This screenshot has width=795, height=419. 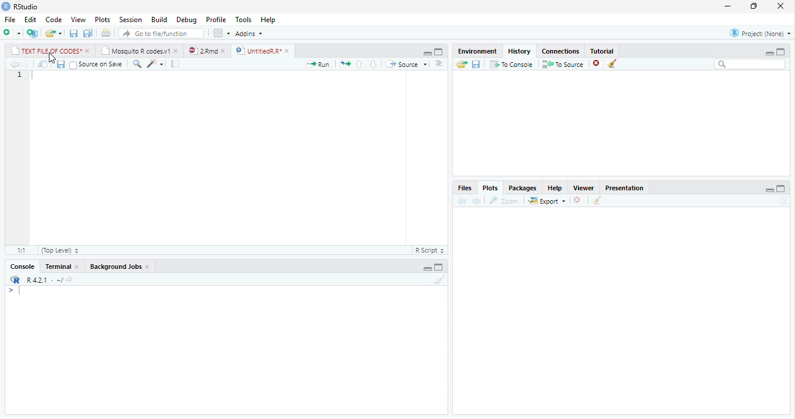 What do you see at coordinates (202, 51) in the screenshot?
I see `2.Rmd` at bounding box center [202, 51].